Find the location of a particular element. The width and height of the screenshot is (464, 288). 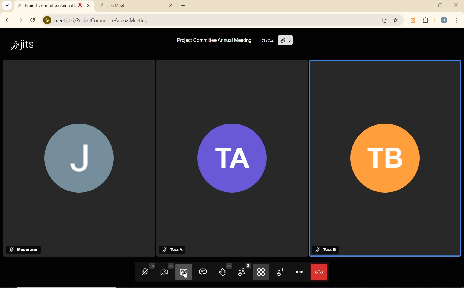

PARTICIPANTS (3) is located at coordinates (287, 40).